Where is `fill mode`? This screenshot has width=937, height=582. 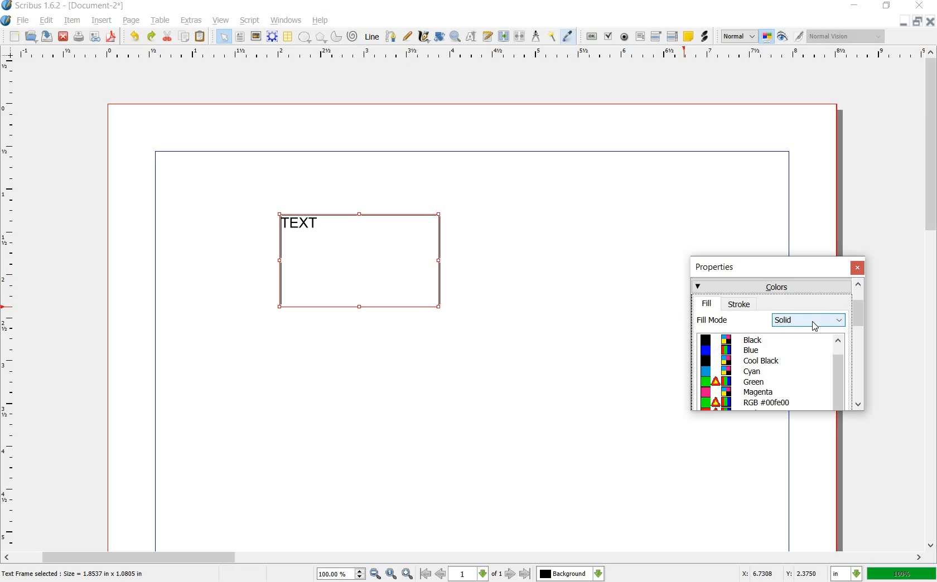
fill mode is located at coordinates (732, 319).